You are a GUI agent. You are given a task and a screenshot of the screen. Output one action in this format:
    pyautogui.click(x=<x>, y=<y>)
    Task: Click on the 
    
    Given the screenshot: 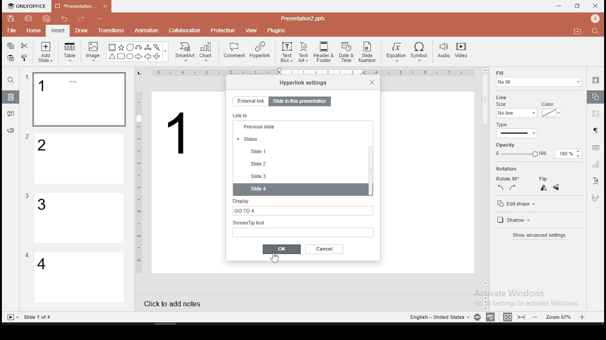 What is the action you would take?
    pyautogui.click(x=303, y=18)
    